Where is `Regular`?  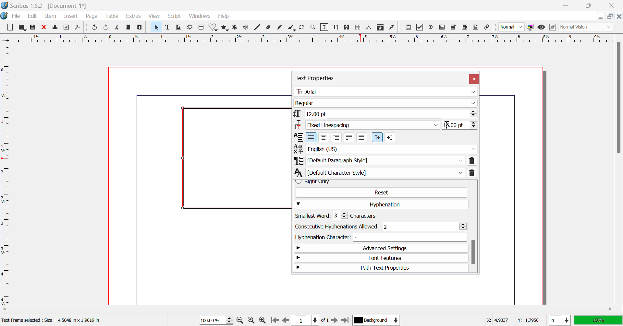 Regular is located at coordinates (386, 103).